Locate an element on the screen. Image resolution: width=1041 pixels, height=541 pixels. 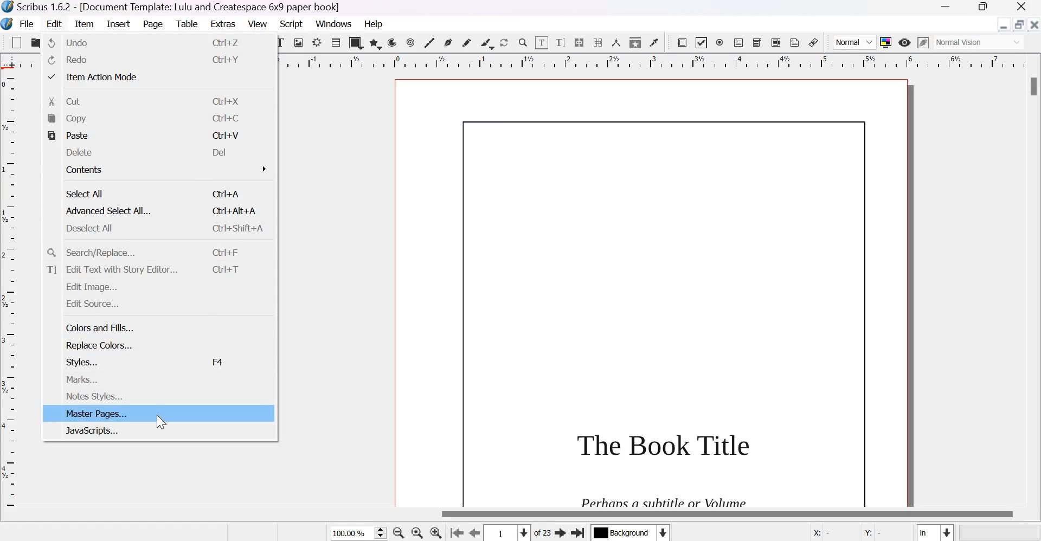
javascripts... is located at coordinates (97, 431).